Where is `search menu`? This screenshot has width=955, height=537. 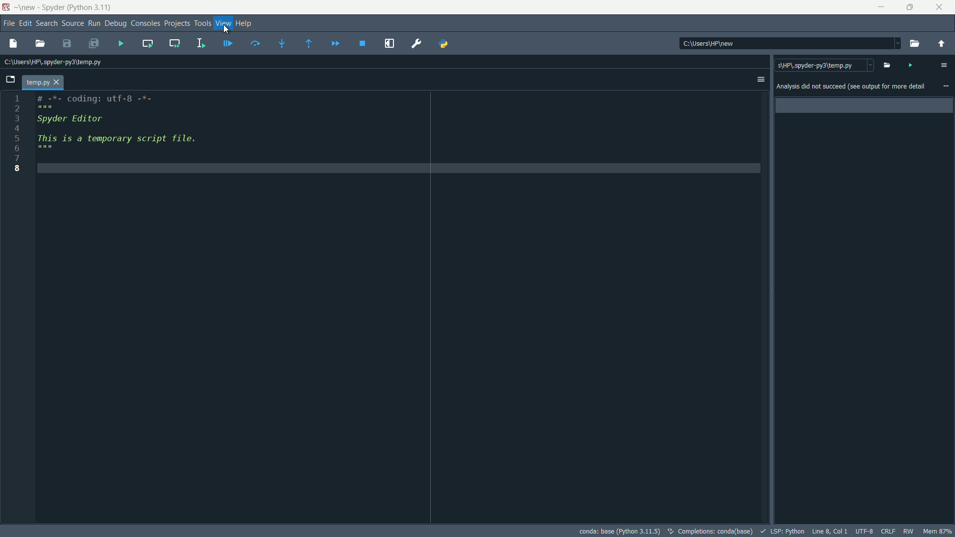
search menu is located at coordinates (45, 24).